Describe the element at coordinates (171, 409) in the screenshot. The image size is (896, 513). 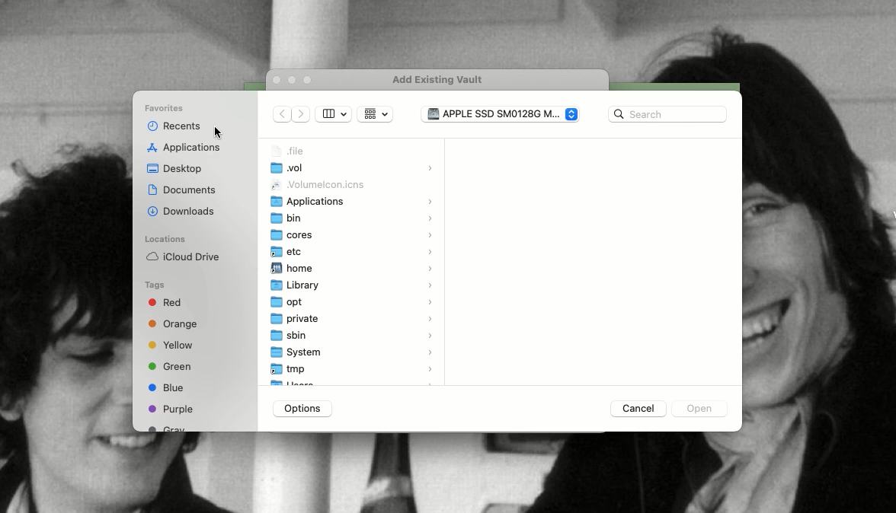
I see `Purple` at that location.